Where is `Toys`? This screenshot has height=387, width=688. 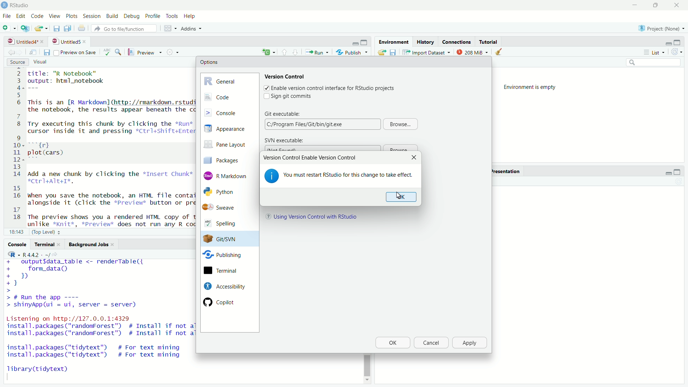 Toys is located at coordinates (172, 16).